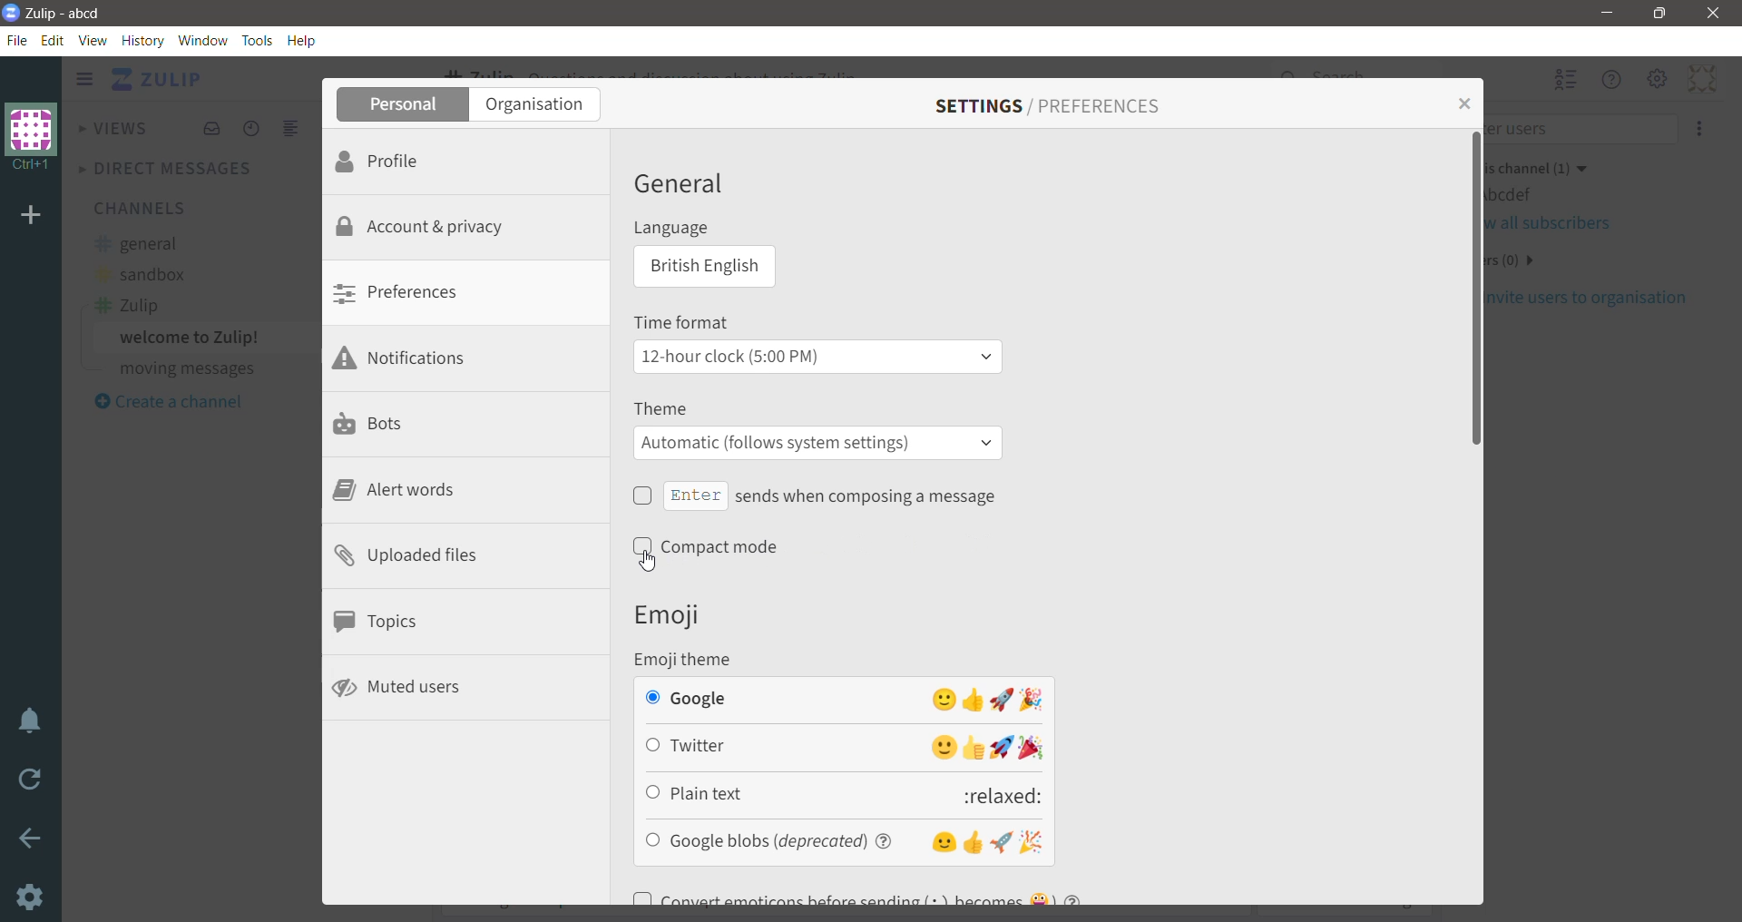 This screenshot has width=1742, height=922. What do you see at coordinates (115, 126) in the screenshot?
I see `Views` at bounding box center [115, 126].